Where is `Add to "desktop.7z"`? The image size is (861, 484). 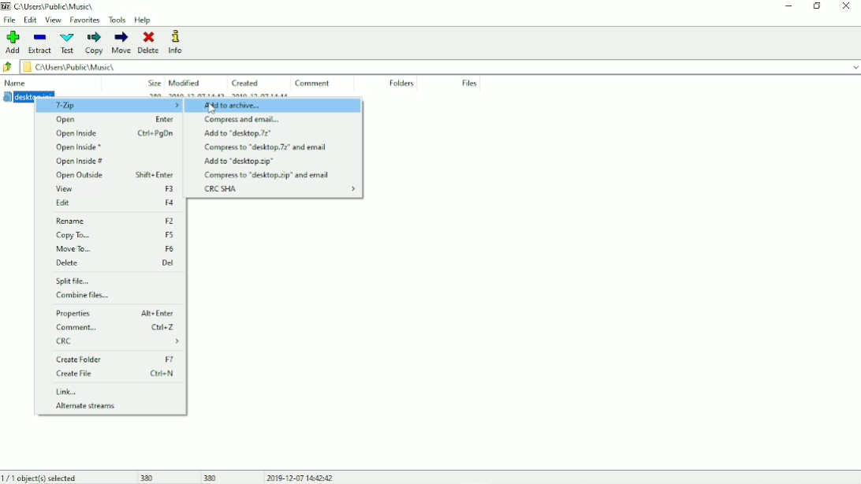 Add to "desktop.7z" is located at coordinates (240, 135).